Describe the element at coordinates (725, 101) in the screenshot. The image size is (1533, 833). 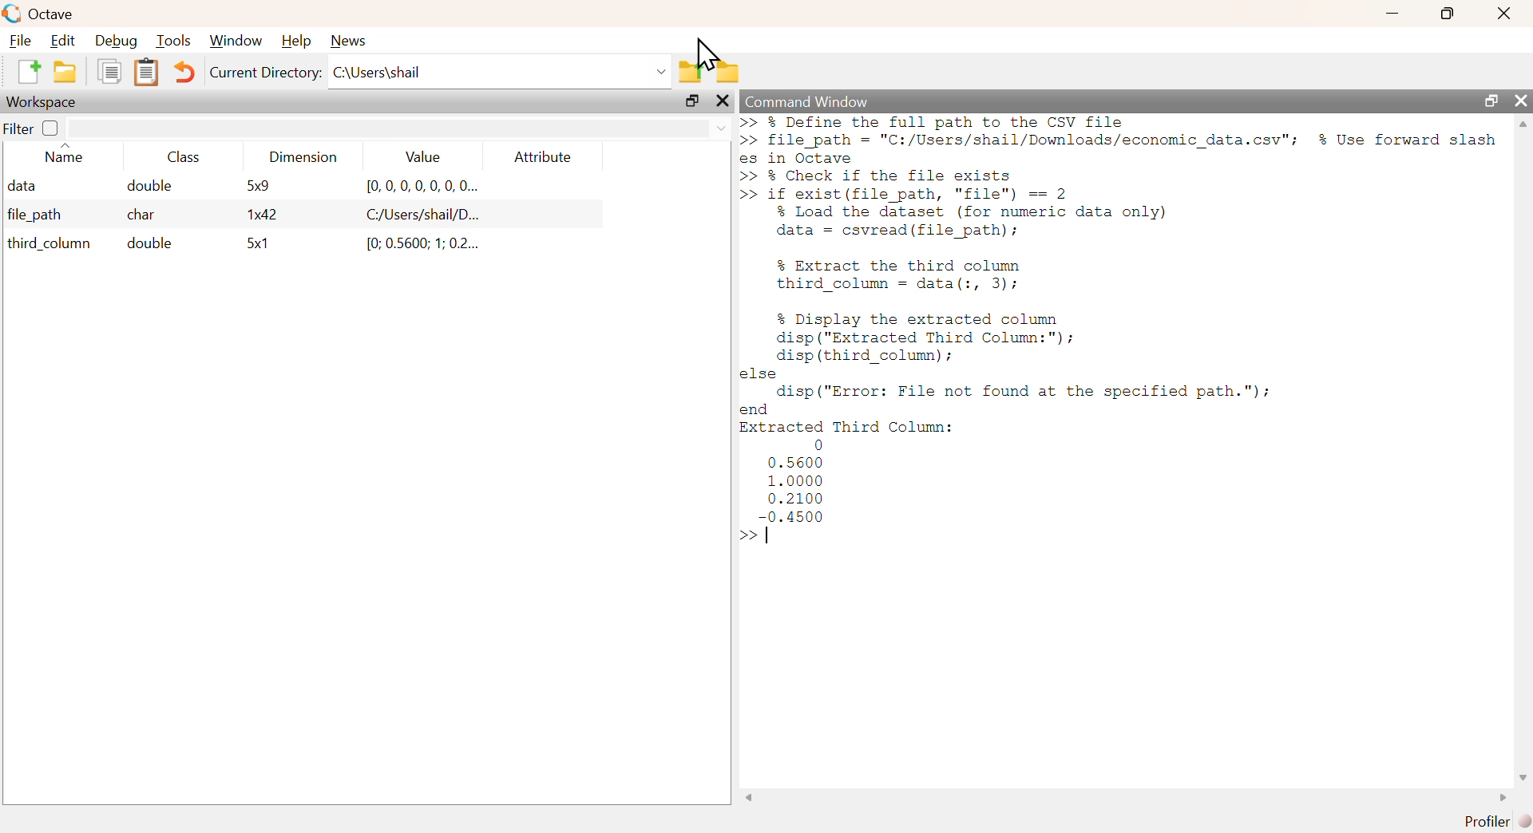
I see `close` at that location.